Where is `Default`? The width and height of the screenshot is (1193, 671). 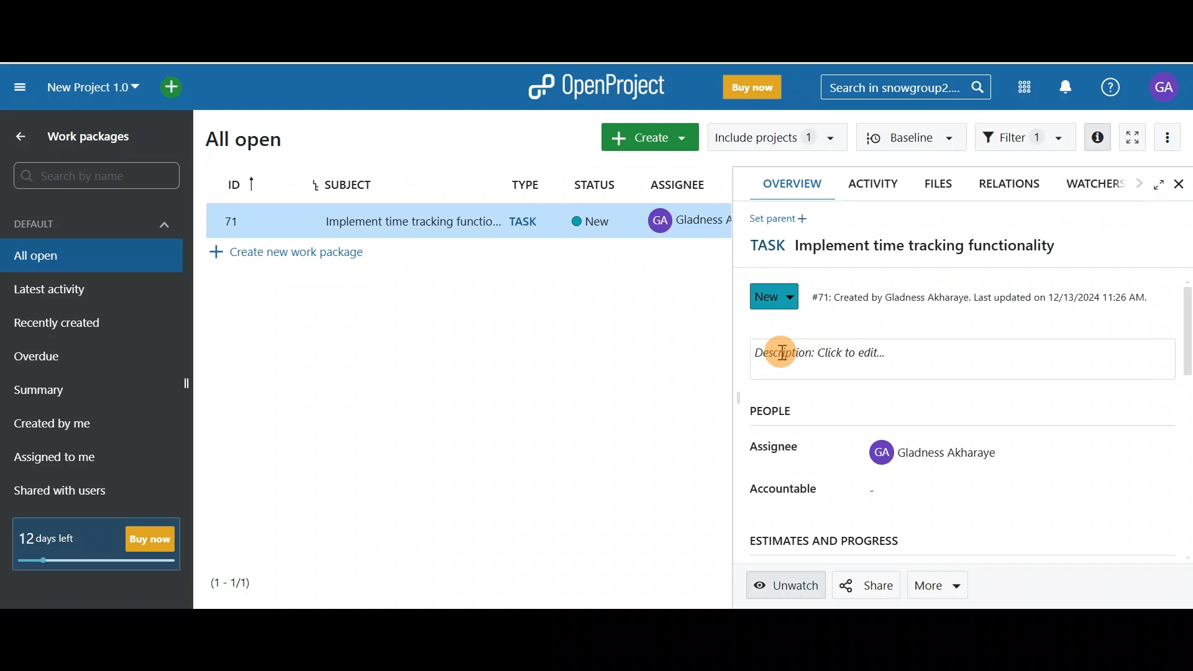
Default is located at coordinates (89, 222).